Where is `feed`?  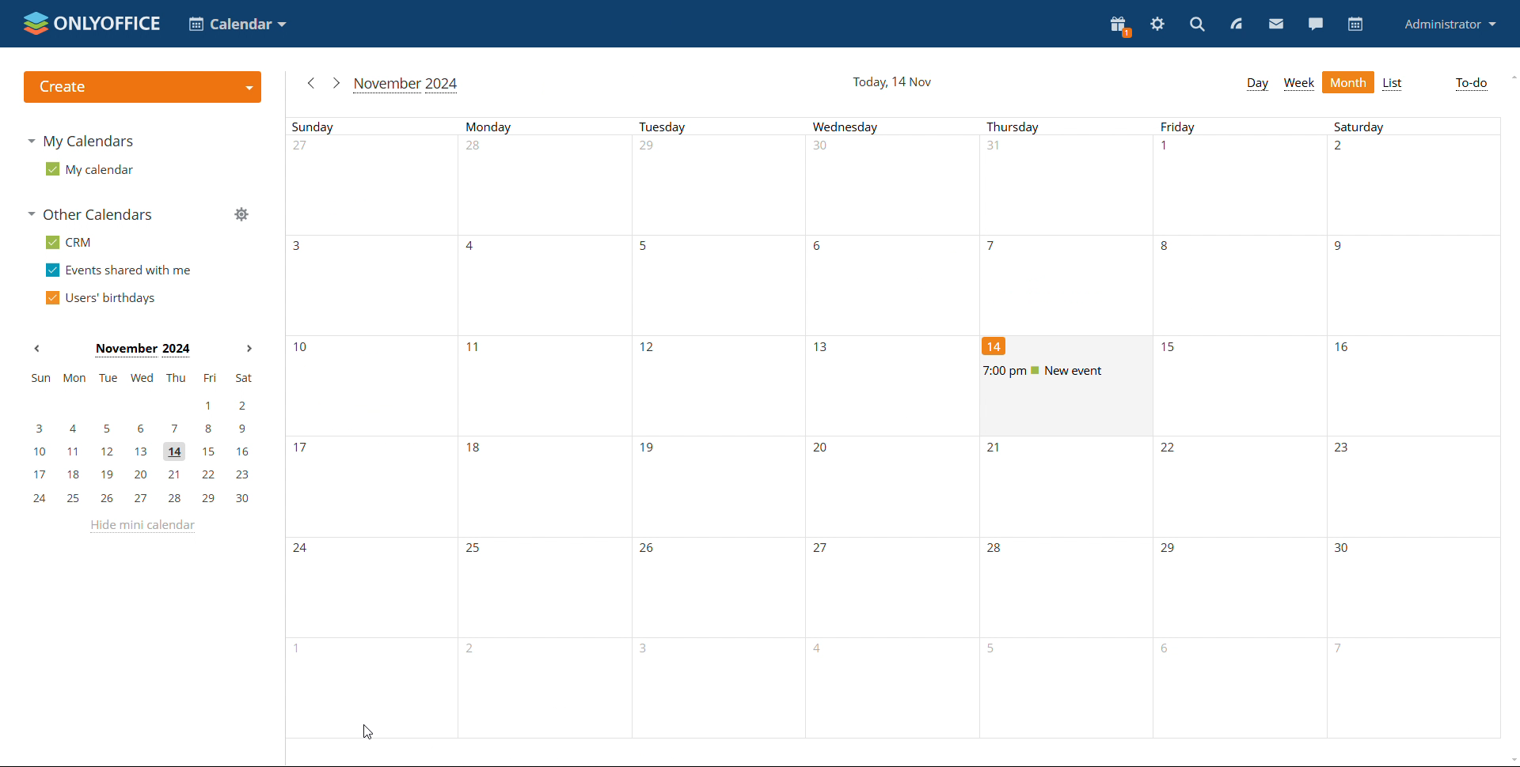 feed is located at coordinates (1235, 22).